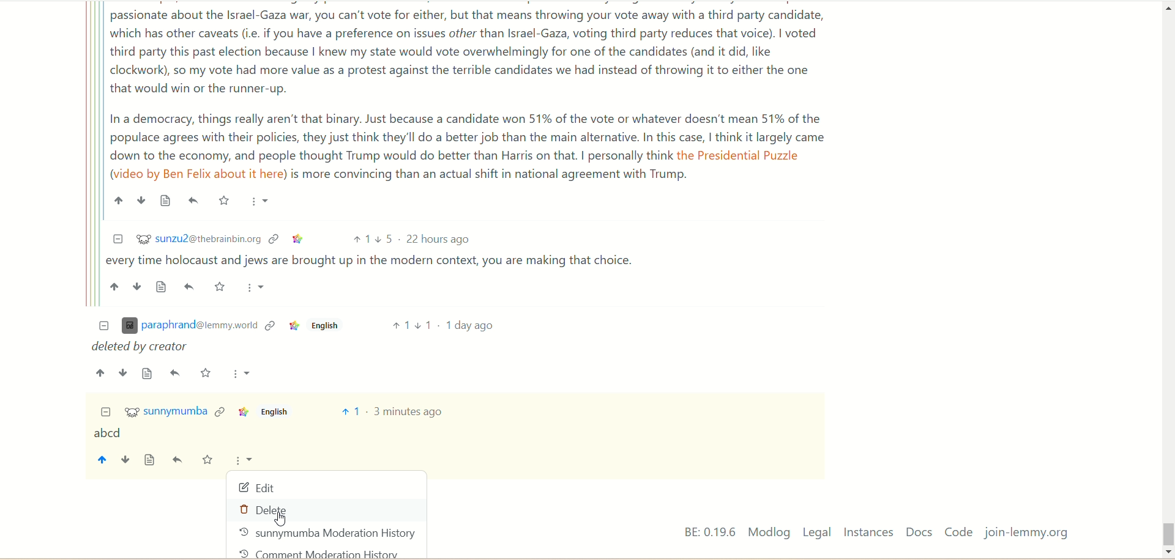 The image size is (1175, 560). Describe the element at coordinates (242, 412) in the screenshot. I see `Link` at that location.